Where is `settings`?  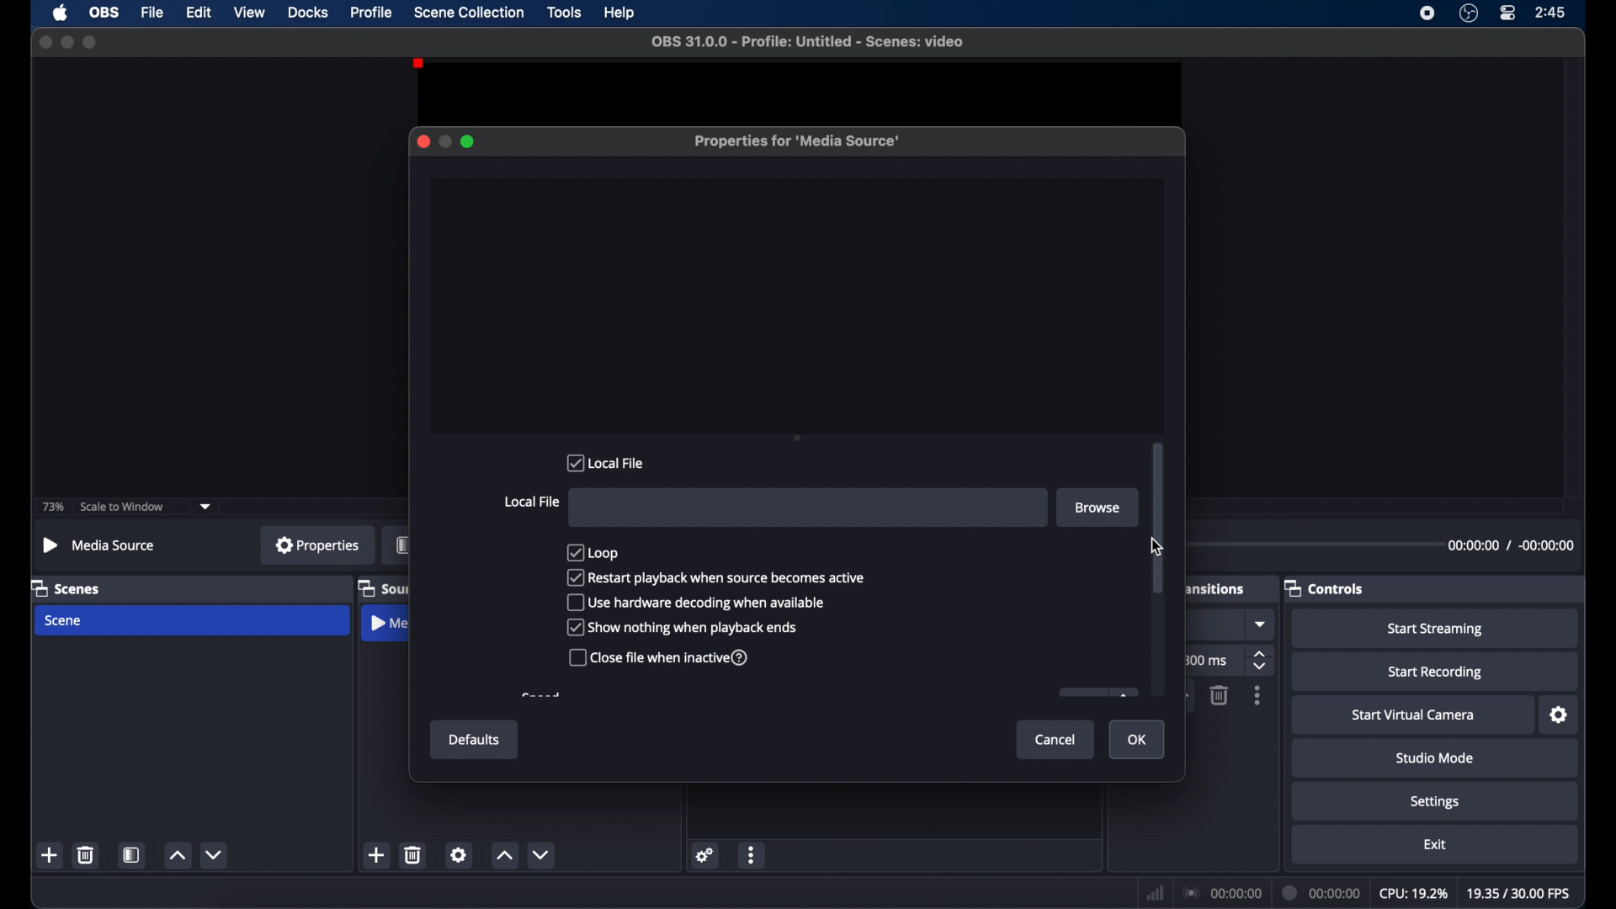
settings is located at coordinates (1435, 801).